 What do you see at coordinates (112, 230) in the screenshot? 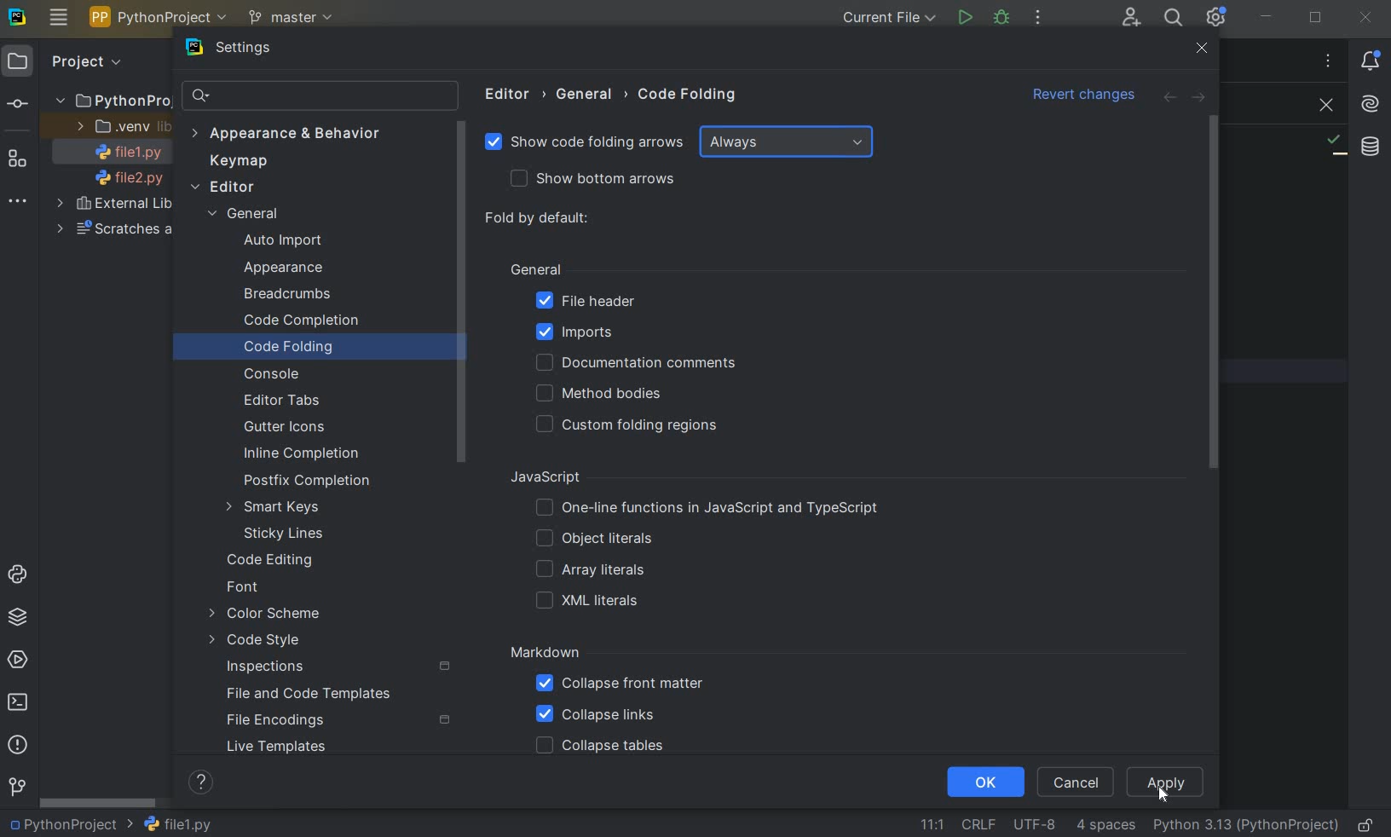
I see `SCRATCHES AND CONSOLES` at bounding box center [112, 230].